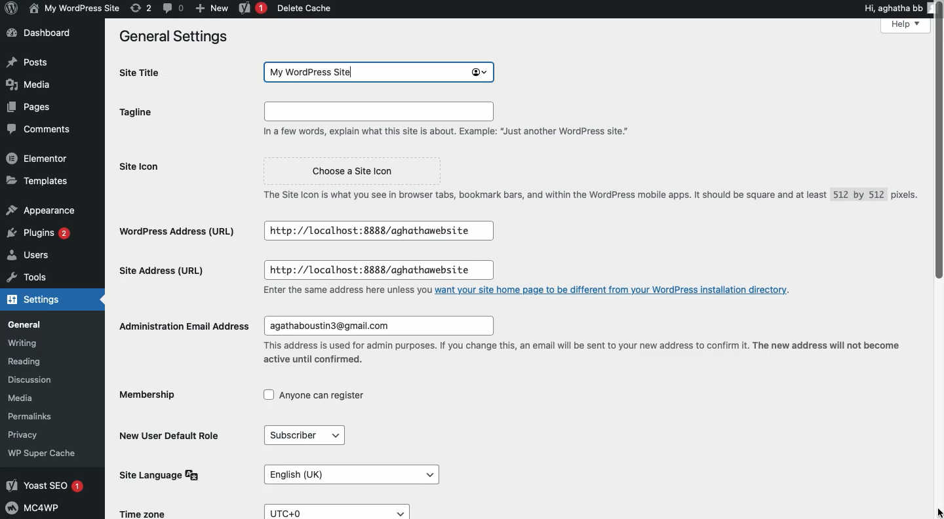 This screenshot has height=519, width=944. What do you see at coordinates (39, 182) in the screenshot?
I see `Templates` at bounding box center [39, 182].